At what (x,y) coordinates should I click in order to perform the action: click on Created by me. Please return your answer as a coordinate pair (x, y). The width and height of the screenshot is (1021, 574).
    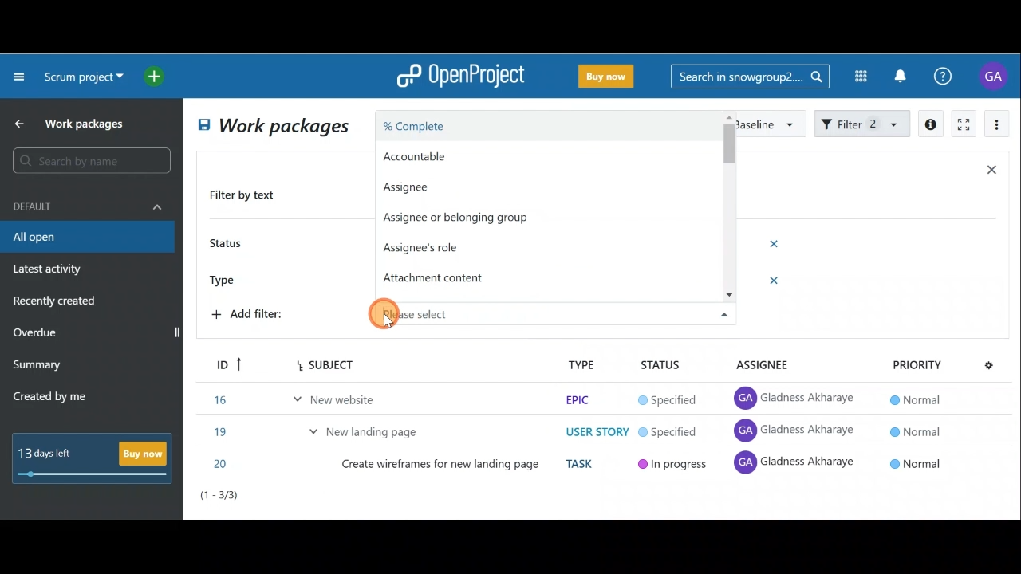
    Looking at the image, I should click on (59, 399).